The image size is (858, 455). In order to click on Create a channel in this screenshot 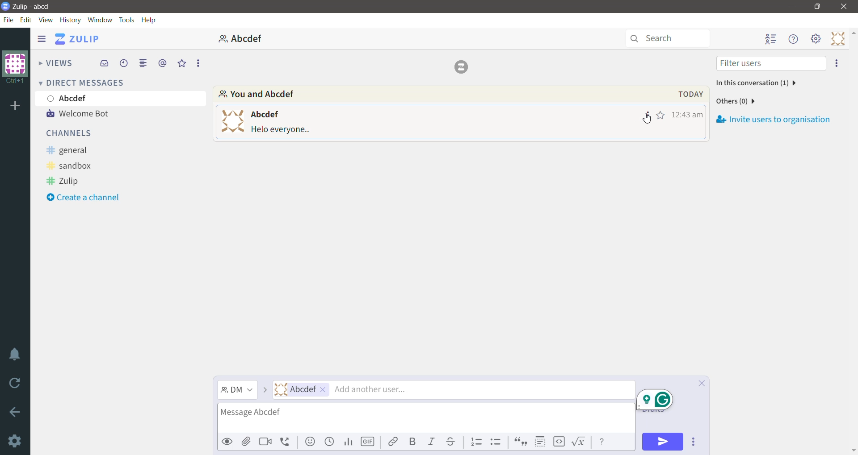, I will do `click(90, 198)`.